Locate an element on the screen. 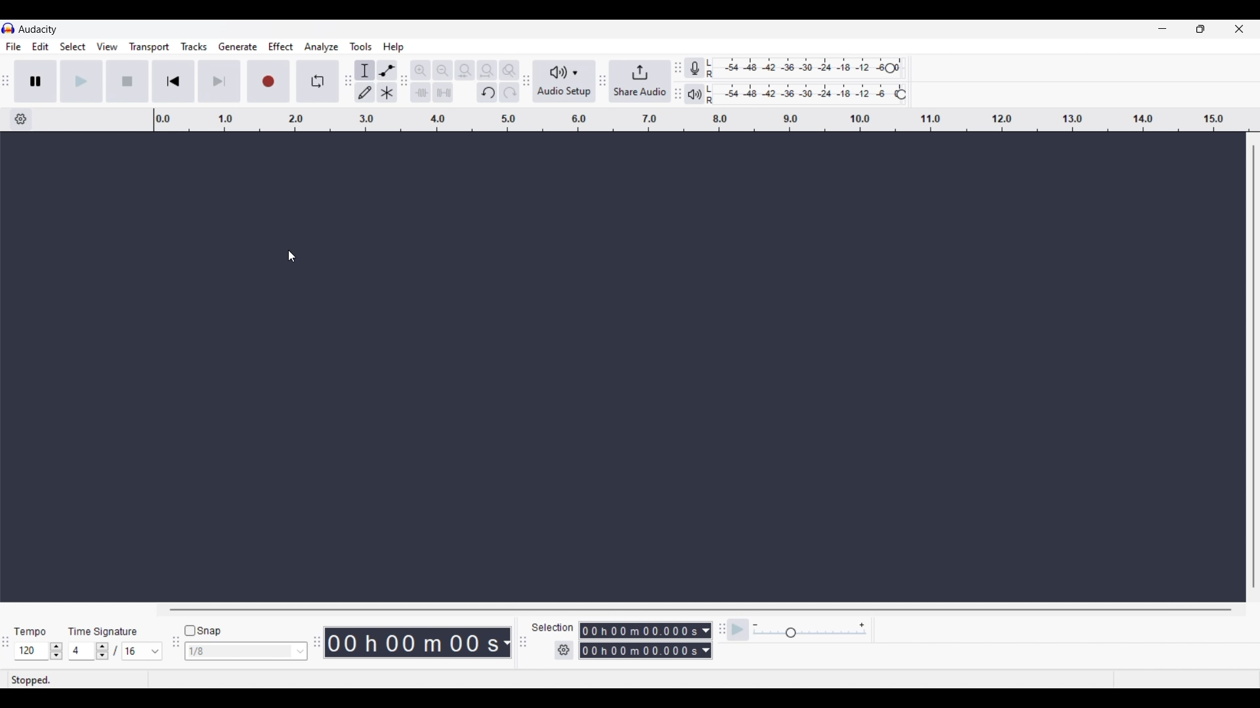 This screenshot has height=708, width=1260. Time Signature is located at coordinates (105, 631).